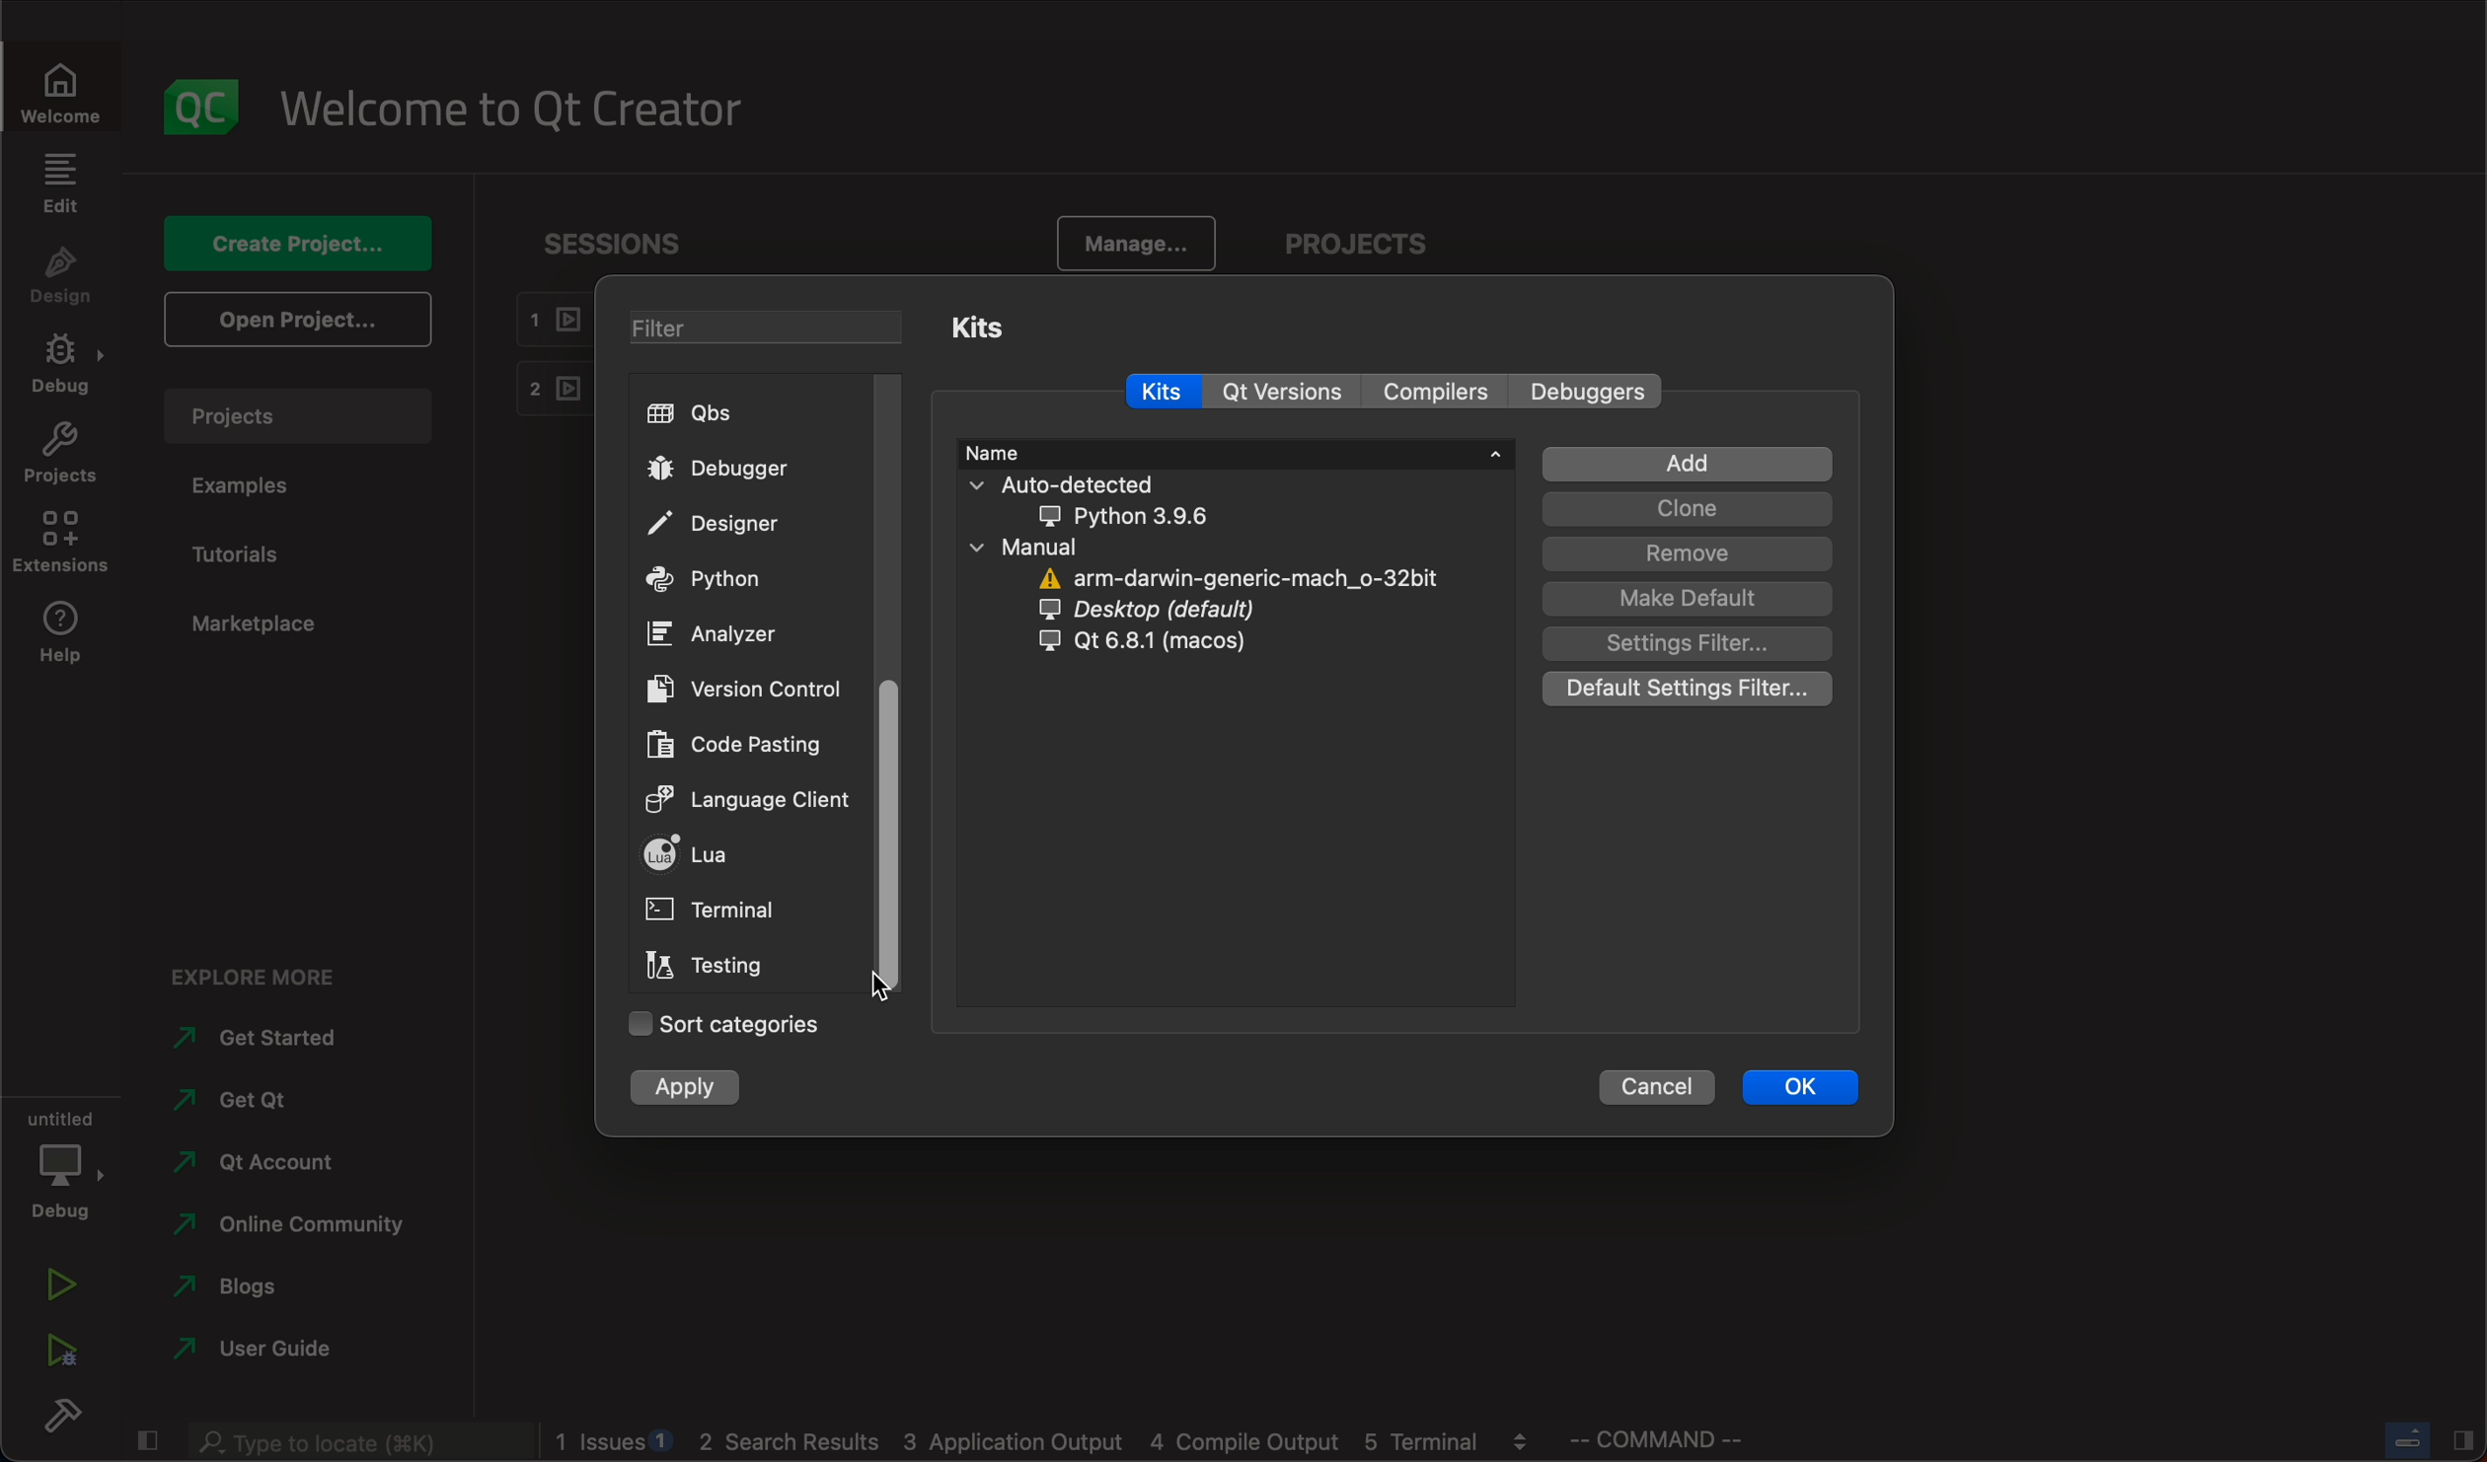  I want to click on create, so click(291, 247).